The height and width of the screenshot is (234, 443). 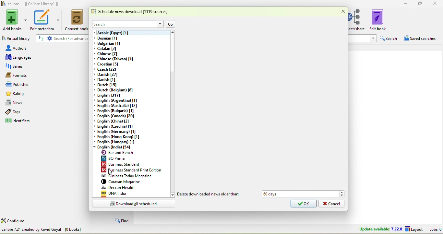 I want to click on configure, so click(x=15, y=220).